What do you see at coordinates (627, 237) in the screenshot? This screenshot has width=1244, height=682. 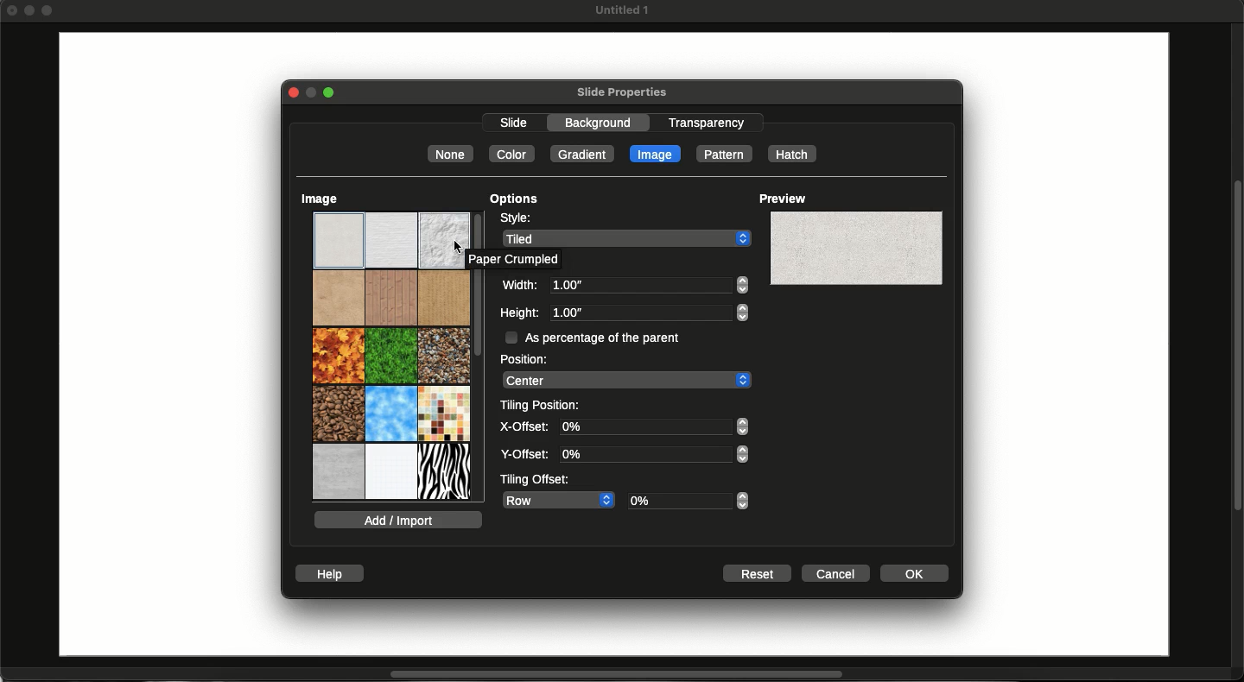 I see `Tiled` at bounding box center [627, 237].